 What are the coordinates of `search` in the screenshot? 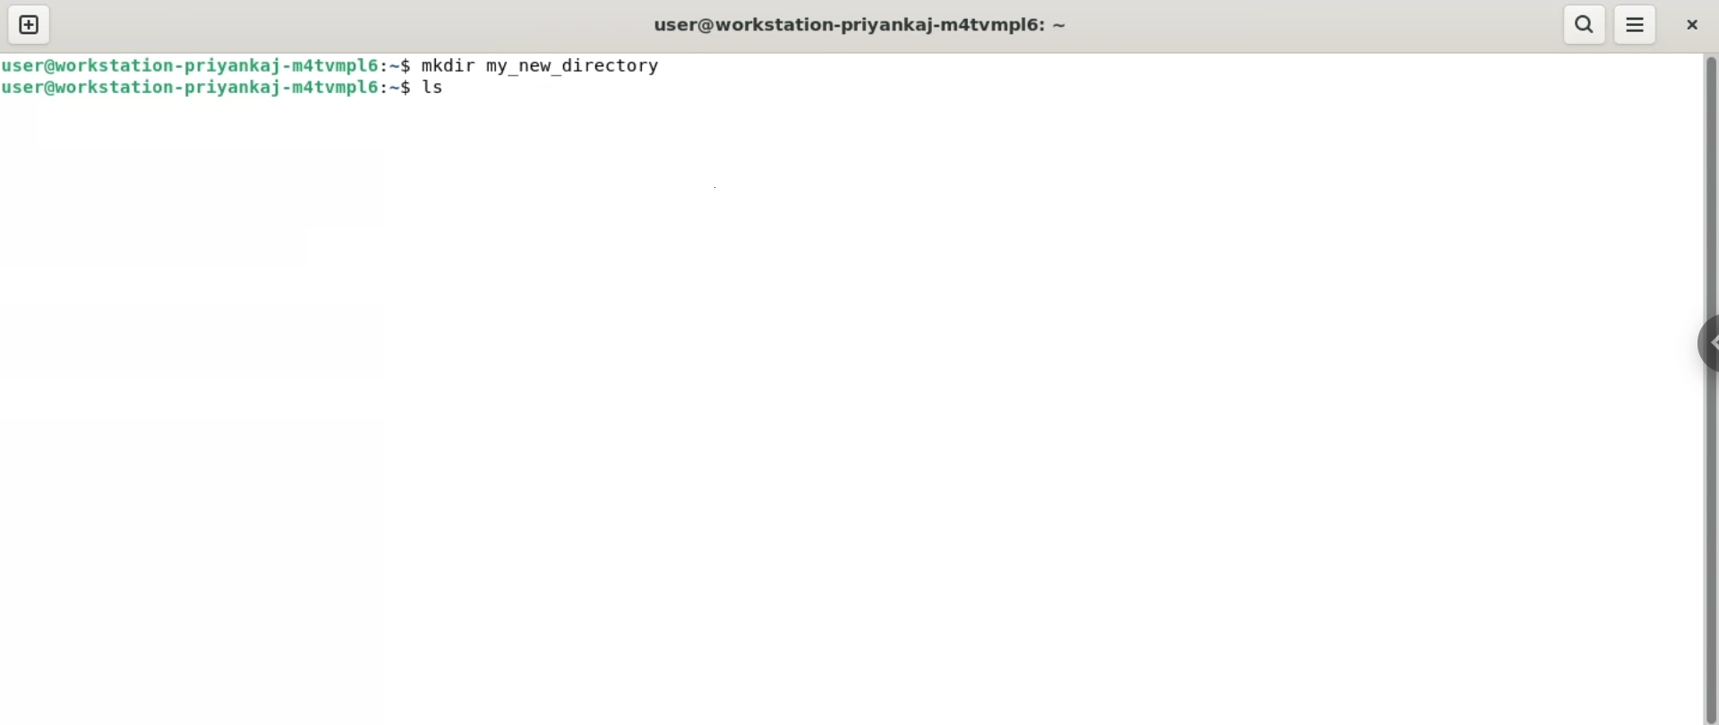 It's located at (1585, 24).